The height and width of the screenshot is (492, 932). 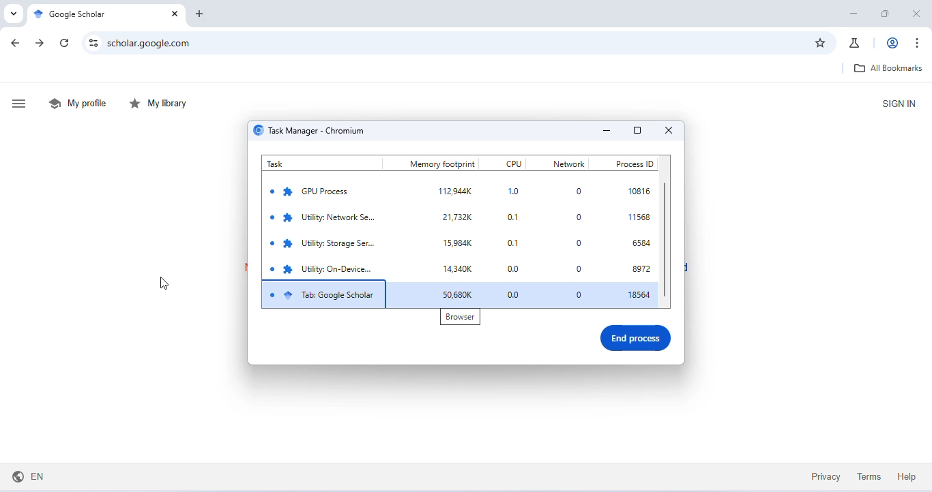 What do you see at coordinates (642, 268) in the screenshot?
I see `8972` at bounding box center [642, 268].